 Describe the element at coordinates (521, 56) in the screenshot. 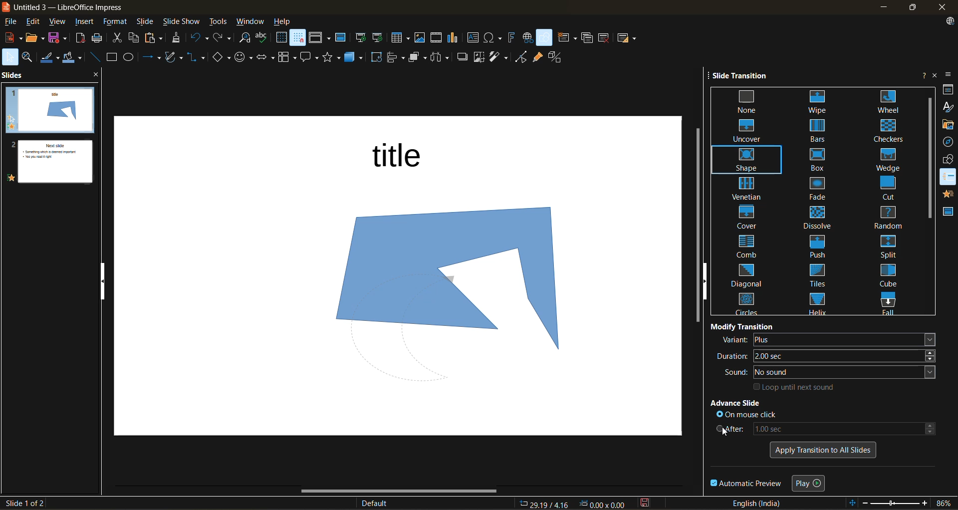

I see `toggle point edit mode` at that location.